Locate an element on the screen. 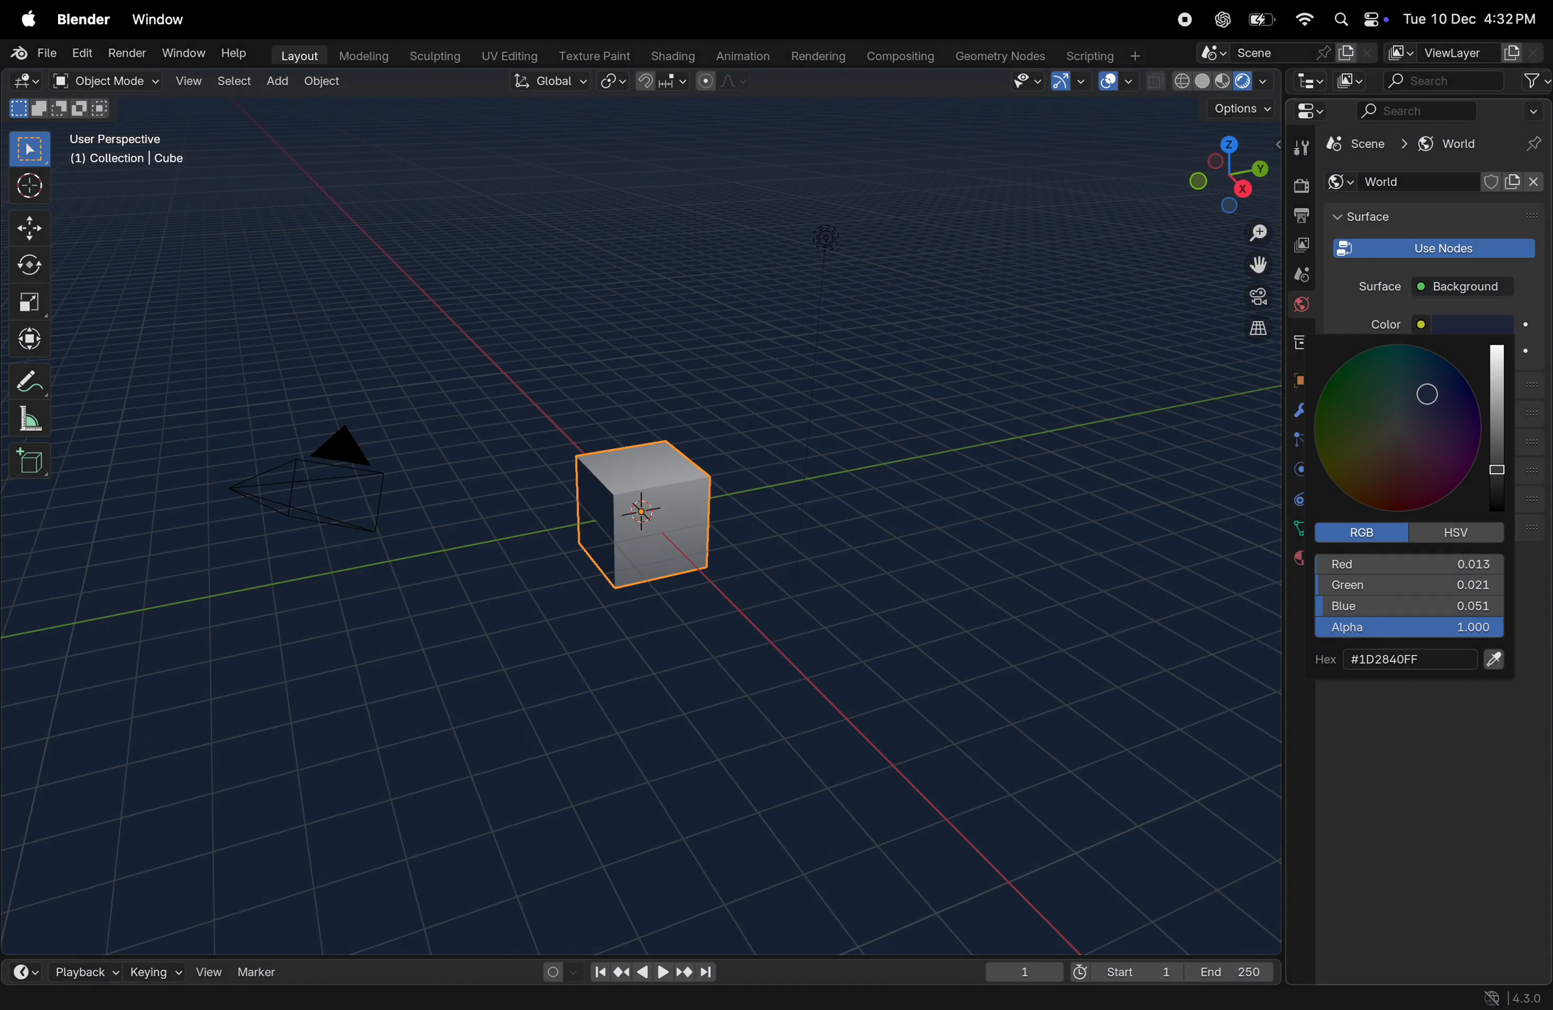 The image size is (1553, 1010). Animation is located at coordinates (740, 57).